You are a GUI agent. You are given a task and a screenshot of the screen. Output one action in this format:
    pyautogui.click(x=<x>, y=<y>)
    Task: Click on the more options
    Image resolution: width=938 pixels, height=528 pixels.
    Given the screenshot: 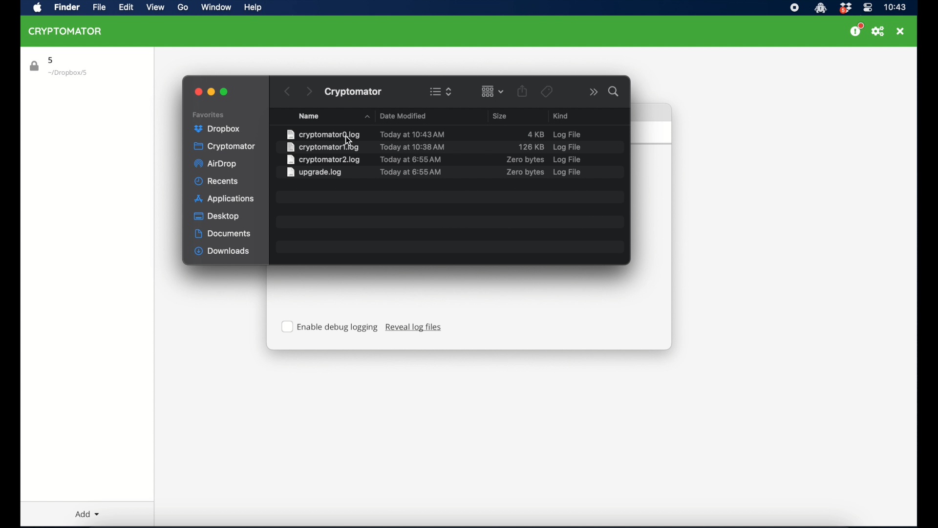 What is the action you would take?
    pyautogui.click(x=593, y=92)
    